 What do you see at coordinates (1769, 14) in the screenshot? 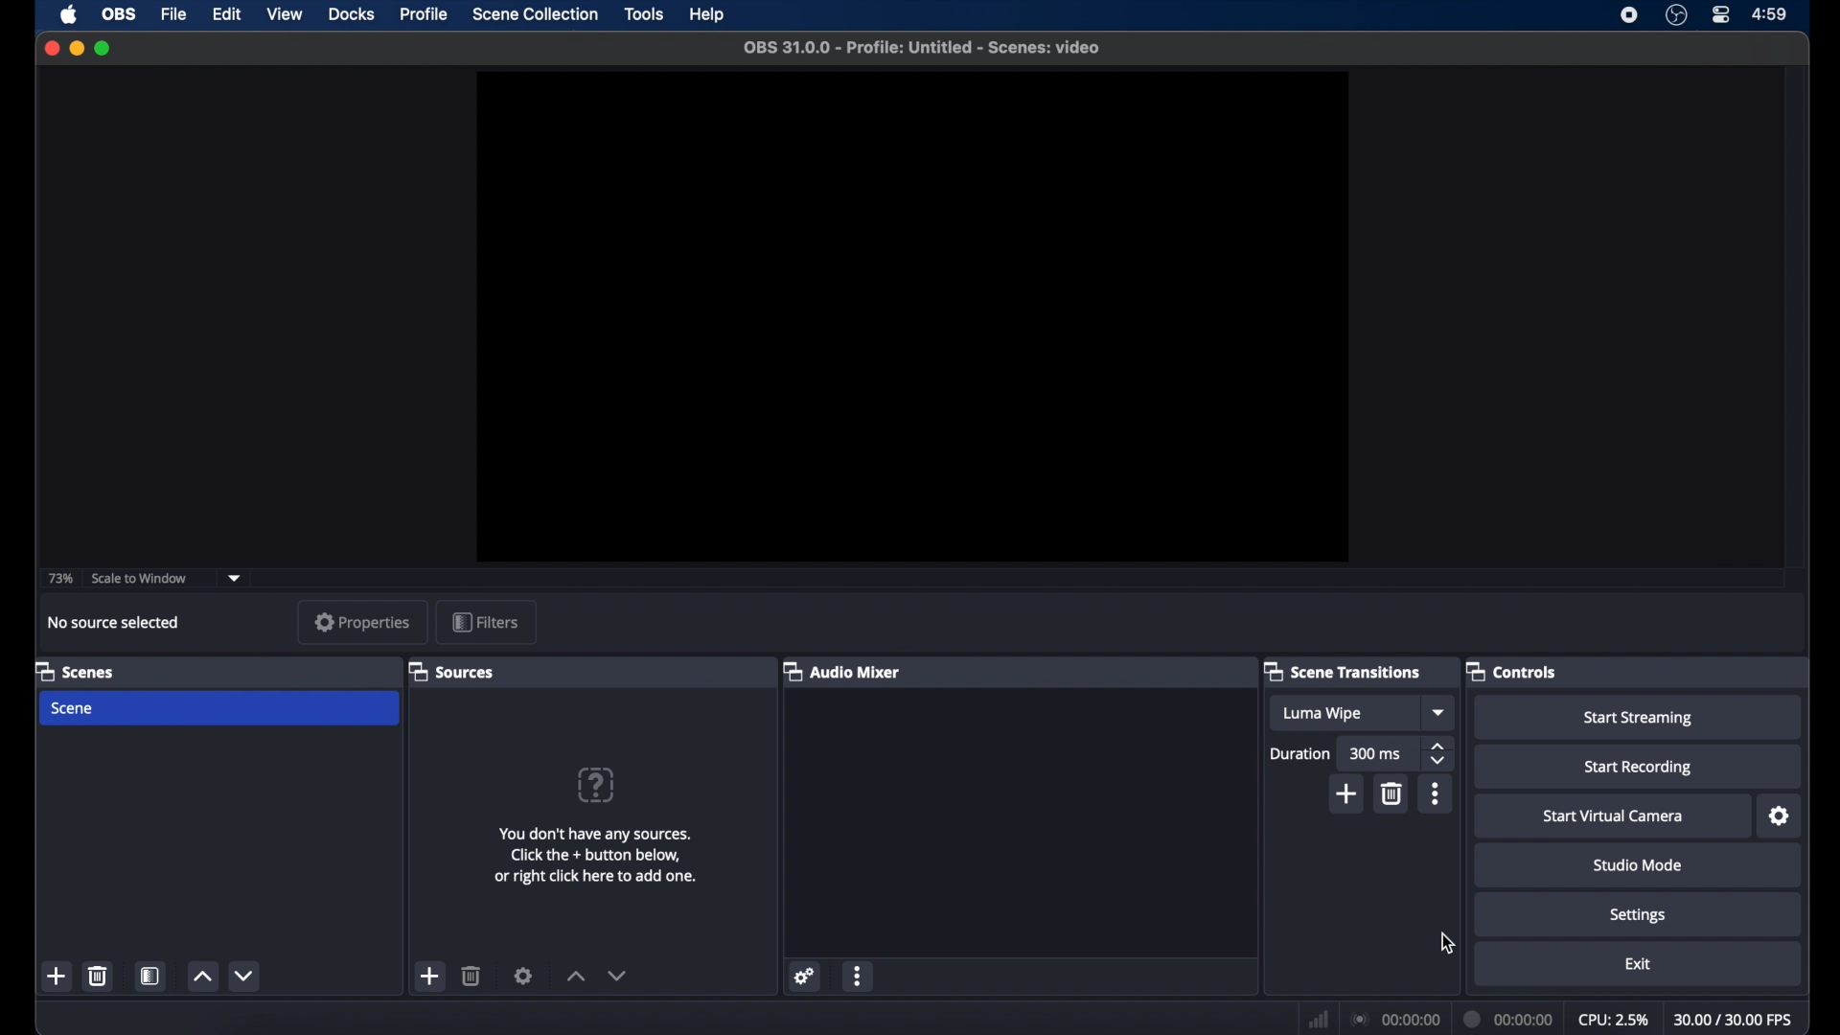
I see `4:59` at bounding box center [1769, 14].